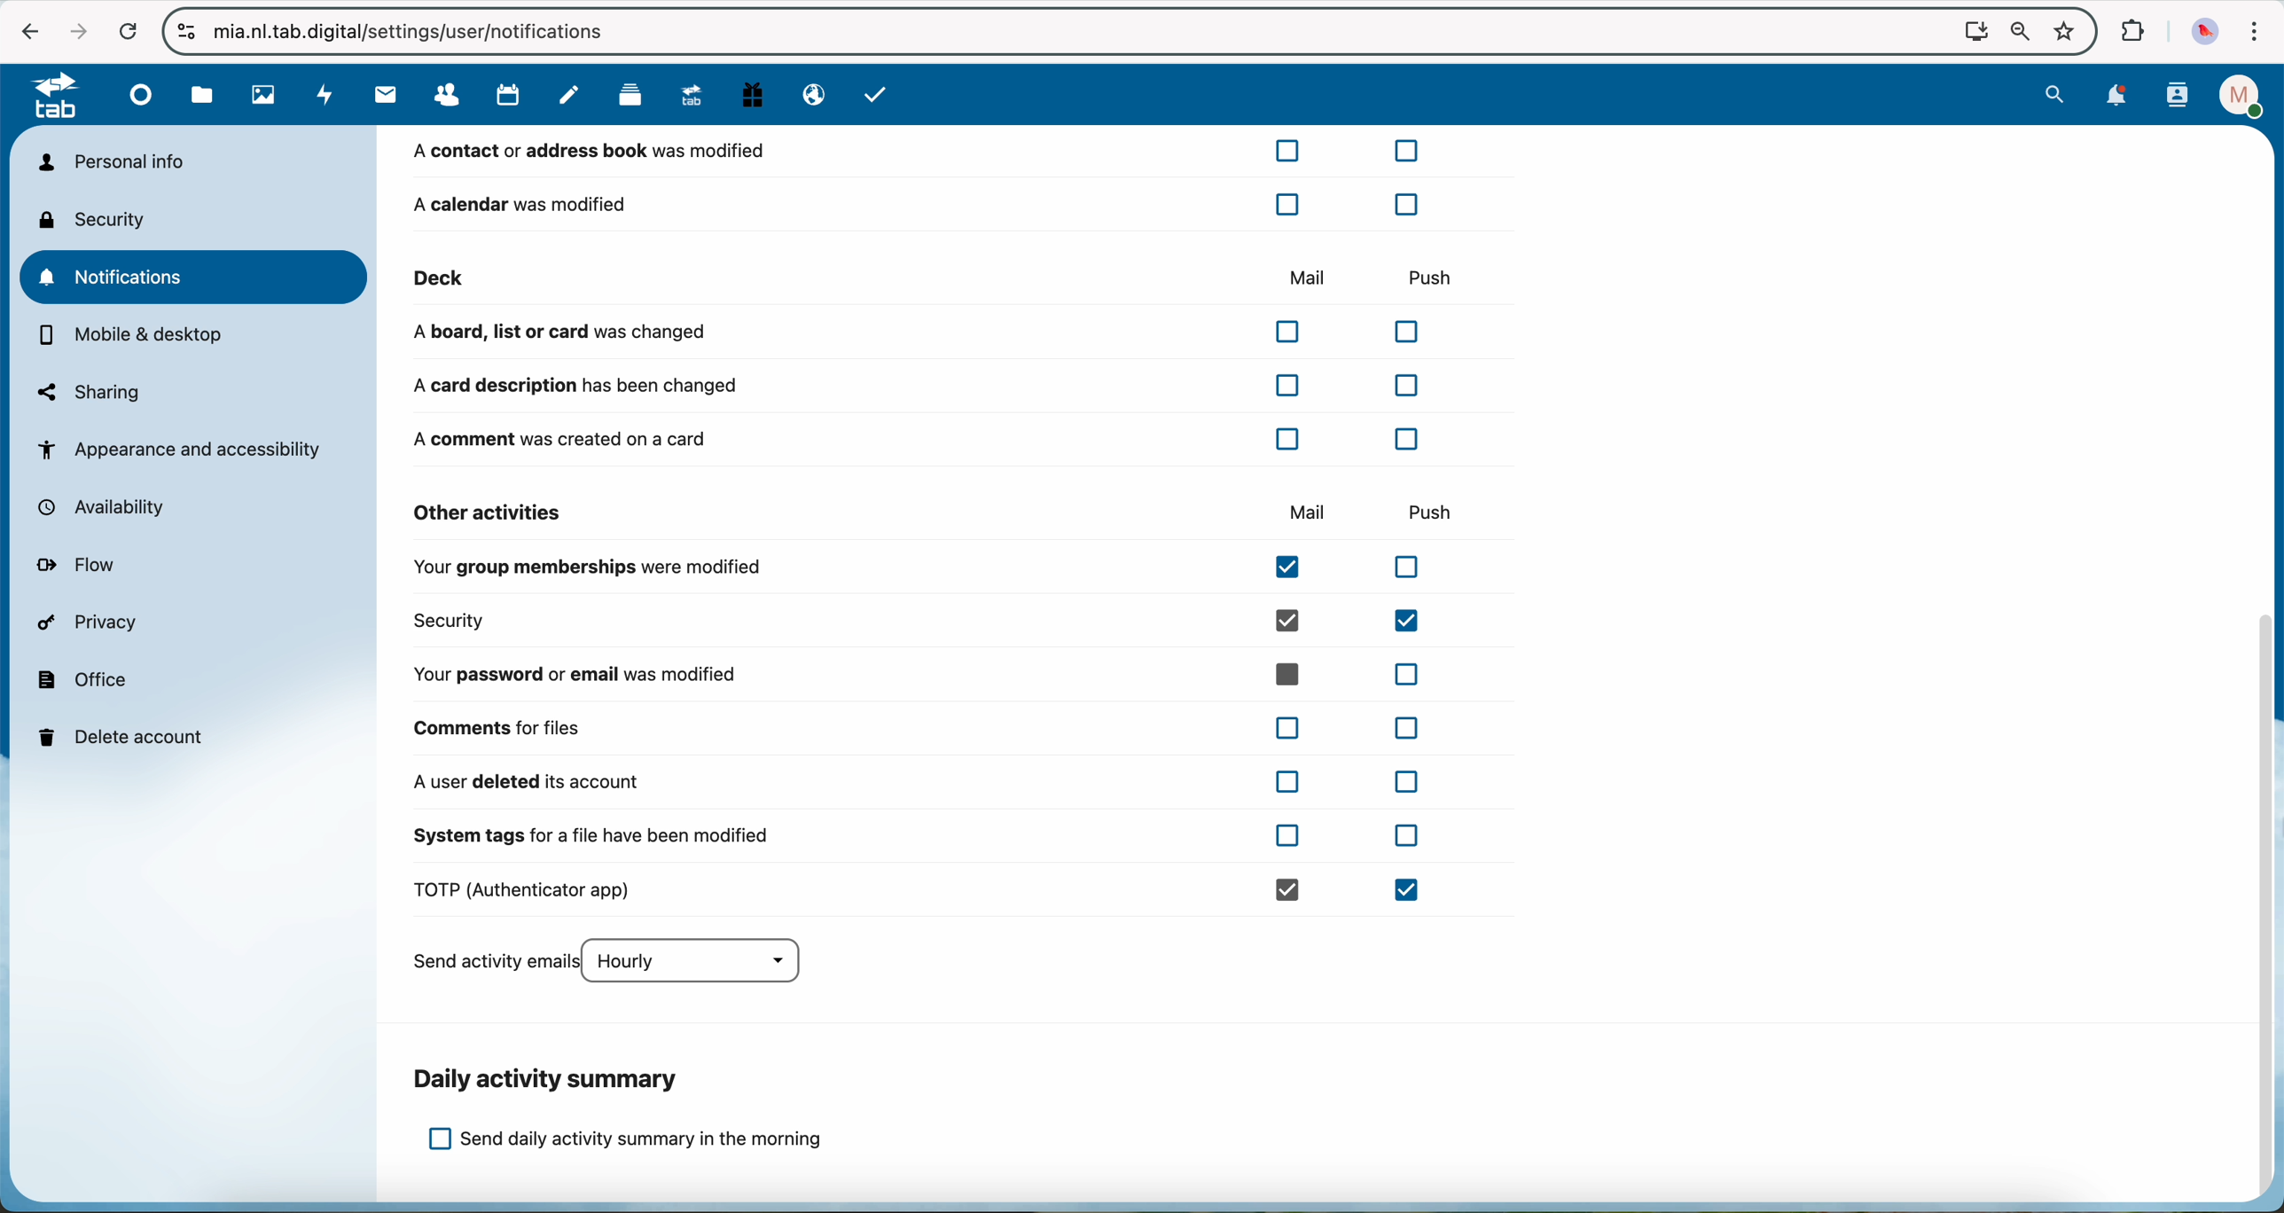 The image size is (2284, 1213). I want to click on favorites, so click(2062, 27).